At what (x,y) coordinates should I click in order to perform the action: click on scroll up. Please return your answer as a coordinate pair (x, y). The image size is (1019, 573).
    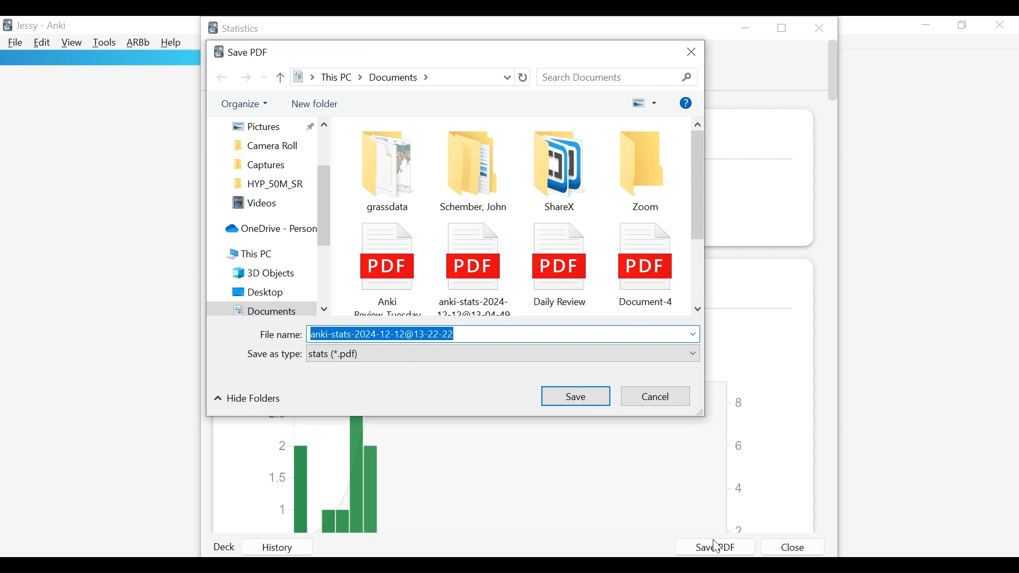
    Looking at the image, I should click on (327, 126).